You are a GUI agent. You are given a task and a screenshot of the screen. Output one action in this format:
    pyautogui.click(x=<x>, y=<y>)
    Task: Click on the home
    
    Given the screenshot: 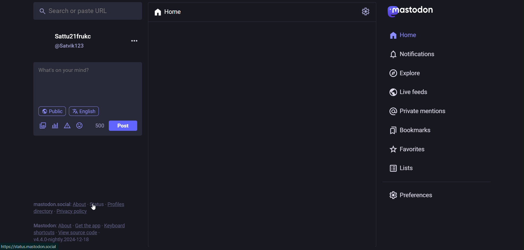 What is the action you would take?
    pyautogui.click(x=405, y=35)
    